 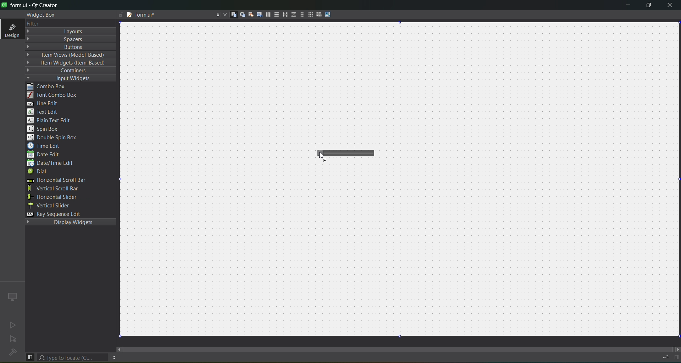 I want to click on dial, so click(x=39, y=172).